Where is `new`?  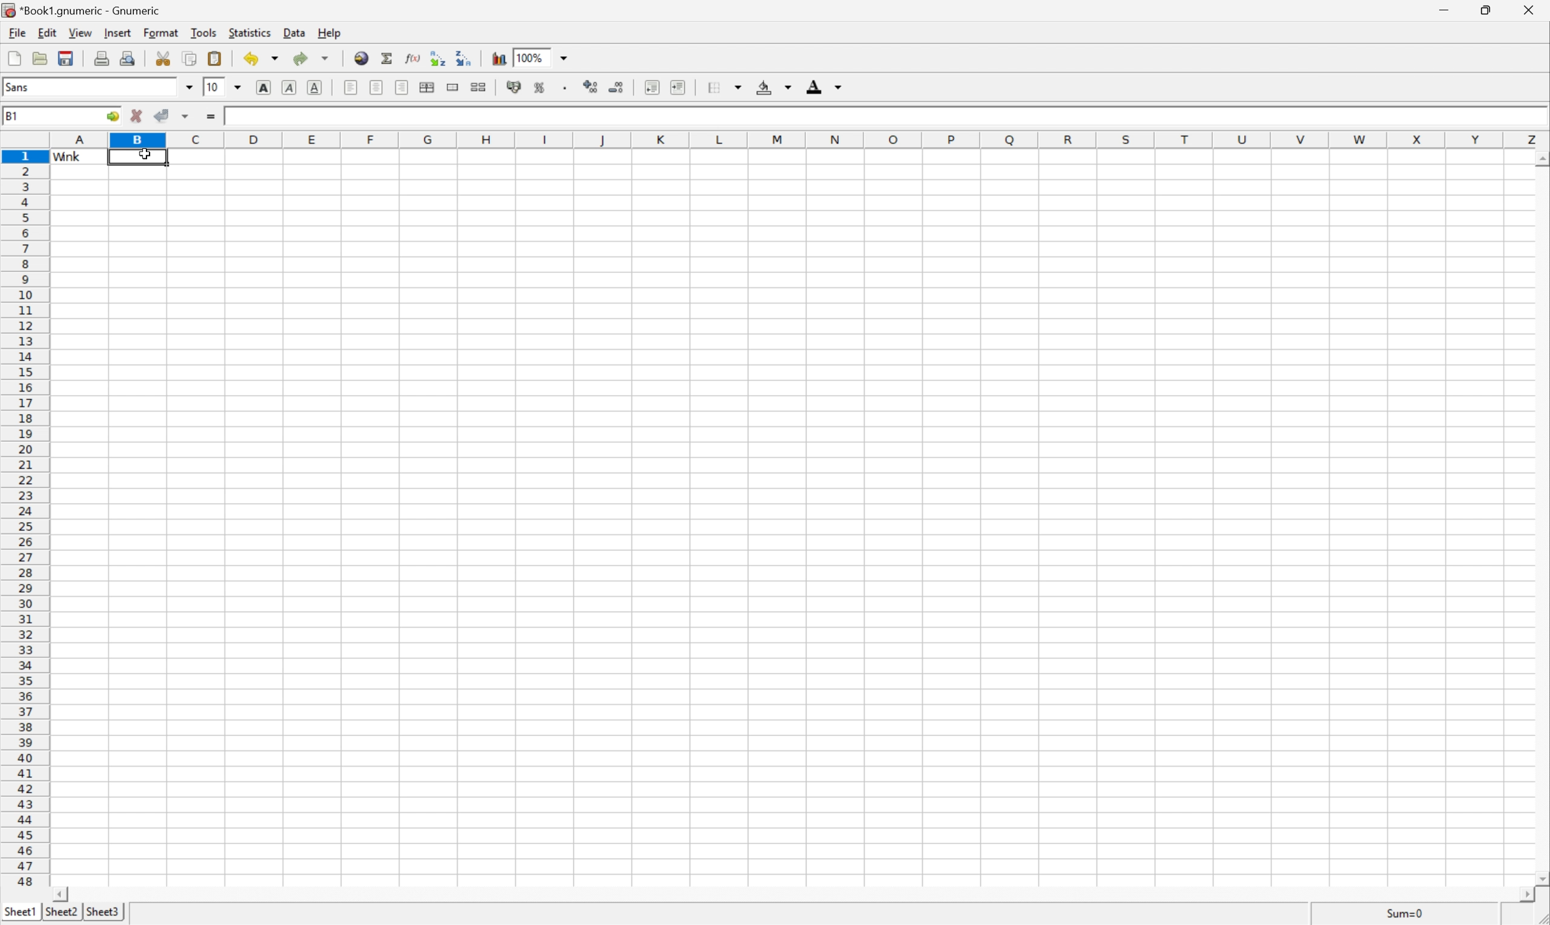 new is located at coordinates (12, 59).